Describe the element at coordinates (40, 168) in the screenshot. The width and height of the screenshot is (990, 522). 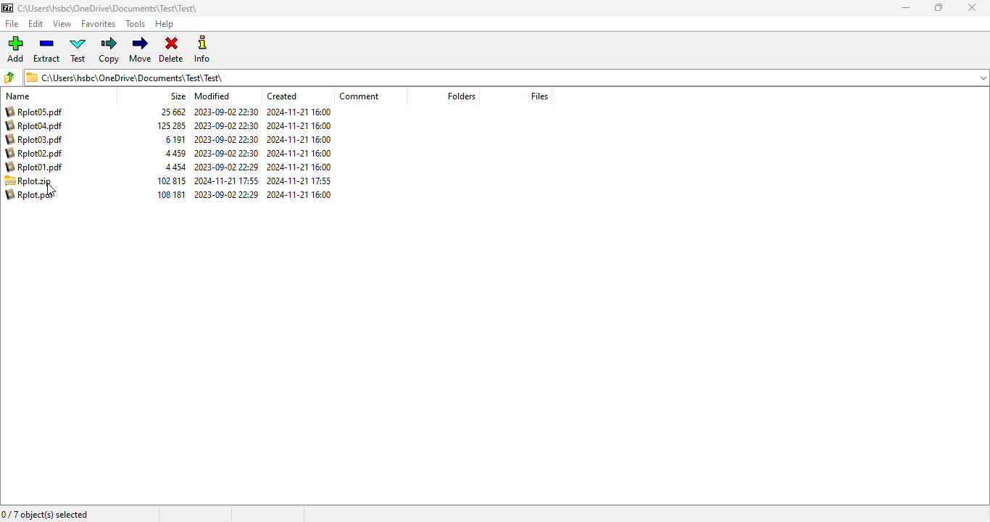
I see `Rplot01.pdf ` at that location.